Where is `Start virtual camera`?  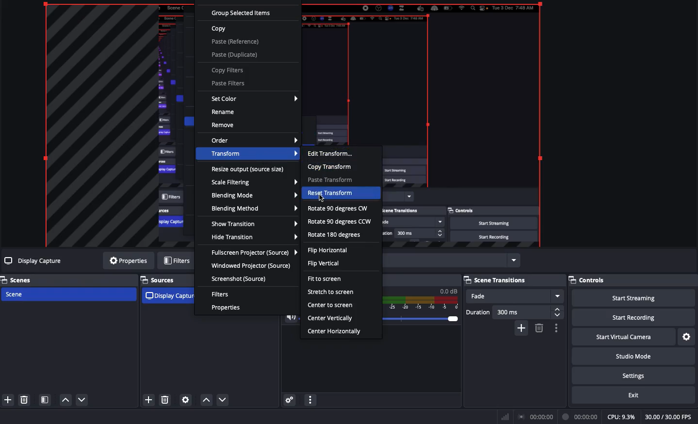 Start virtual camera is located at coordinates (624, 337).